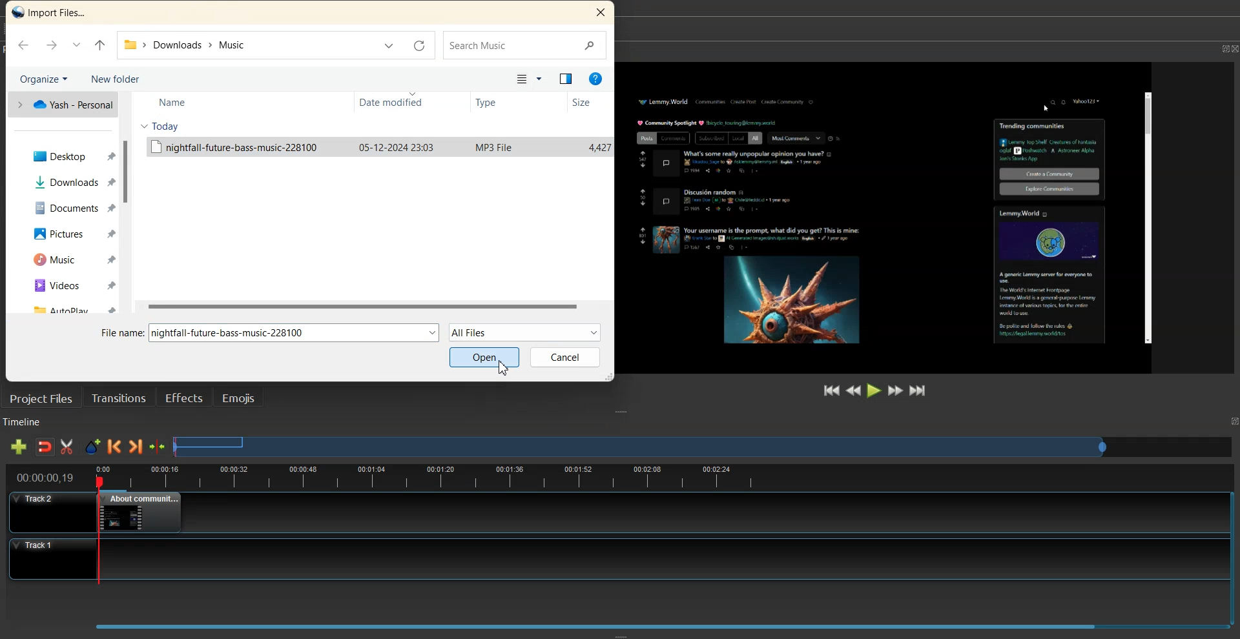  I want to click on Pictures, so click(62, 234).